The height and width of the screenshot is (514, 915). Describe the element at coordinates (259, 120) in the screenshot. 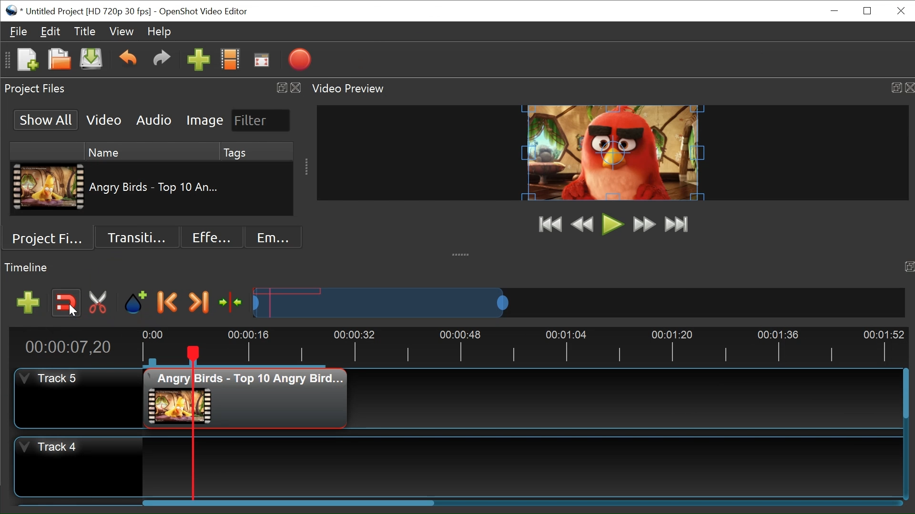

I see `Filter` at that location.